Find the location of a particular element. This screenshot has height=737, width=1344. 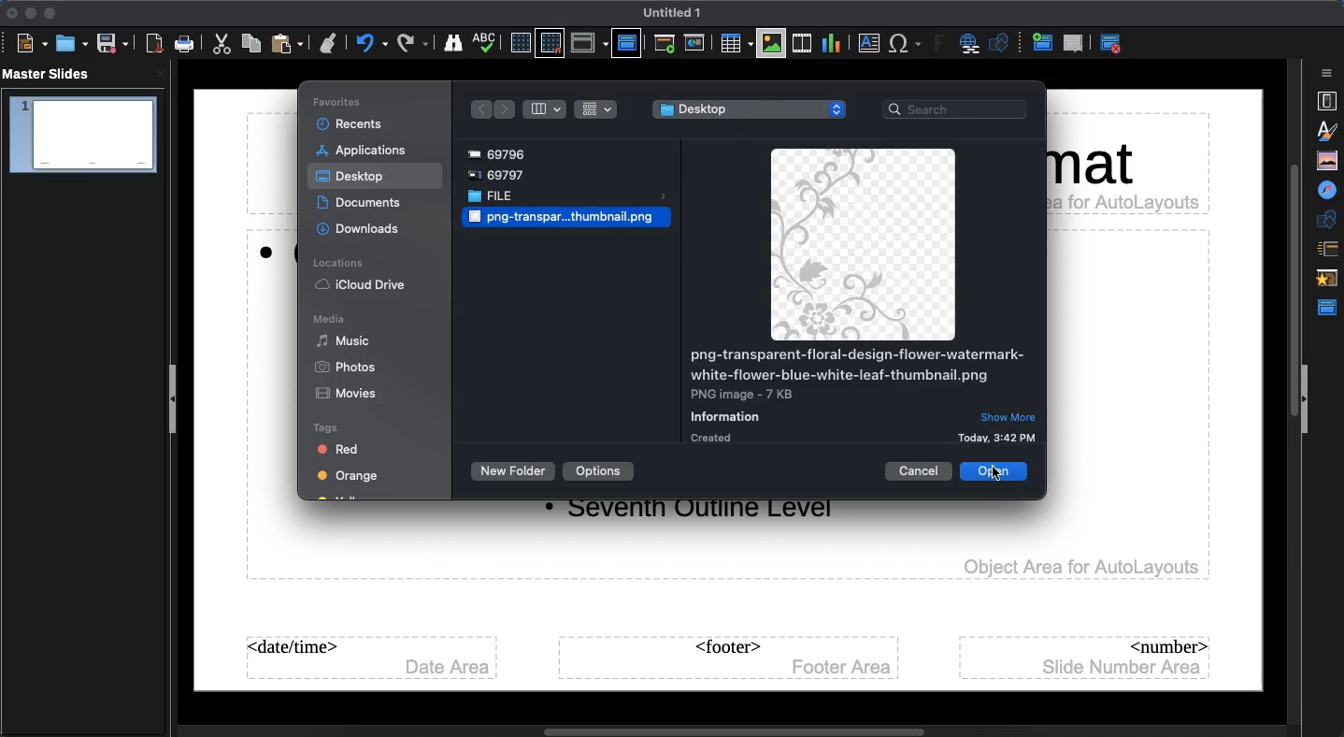

Master slide footer is located at coordinates (727, 658).